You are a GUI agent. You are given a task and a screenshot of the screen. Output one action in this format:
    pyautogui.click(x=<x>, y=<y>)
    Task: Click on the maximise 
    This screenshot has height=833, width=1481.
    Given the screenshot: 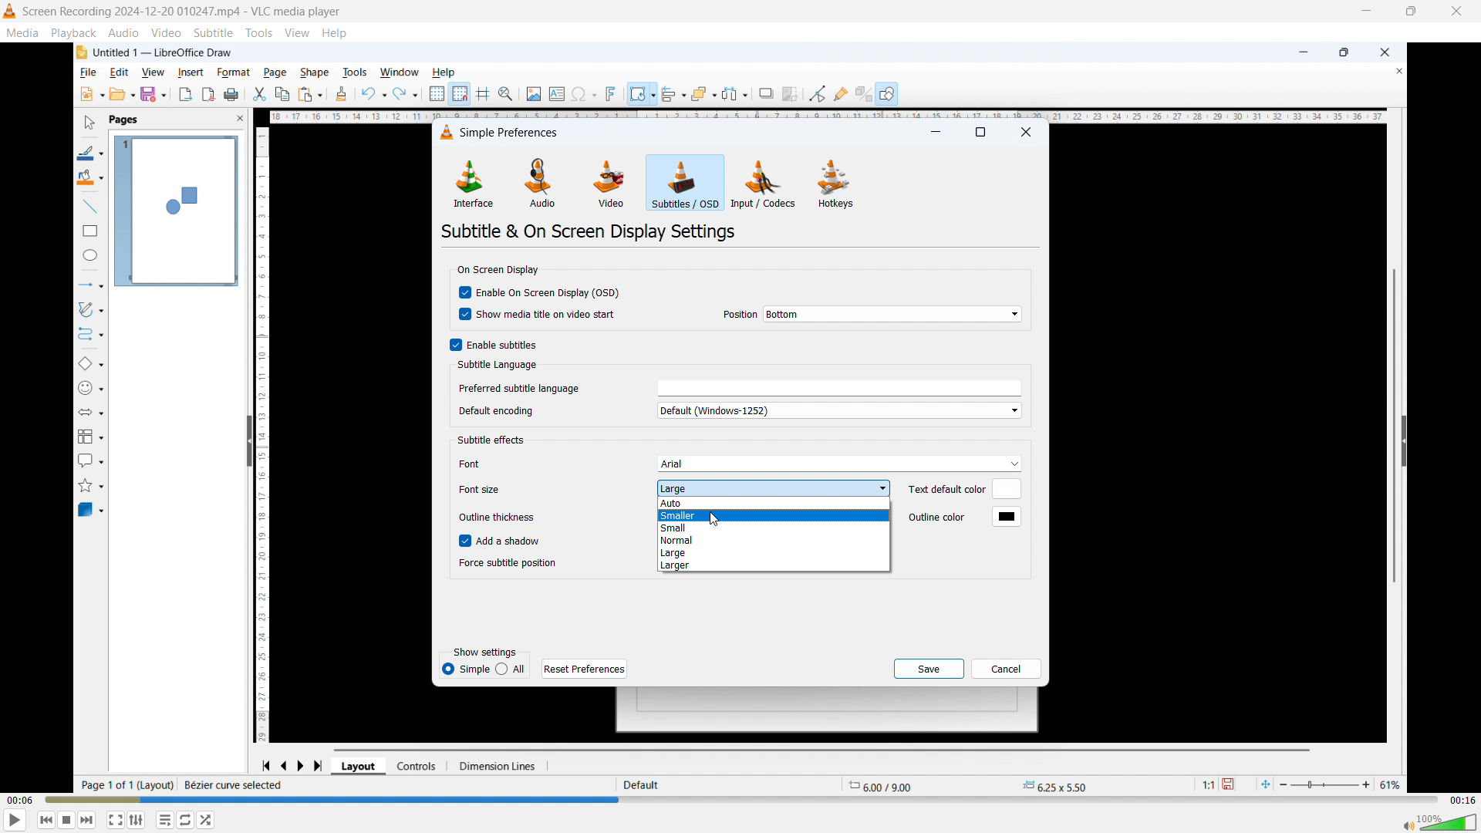 What is the action you would take?
    pyautogui.click(x=981, y=133)
    